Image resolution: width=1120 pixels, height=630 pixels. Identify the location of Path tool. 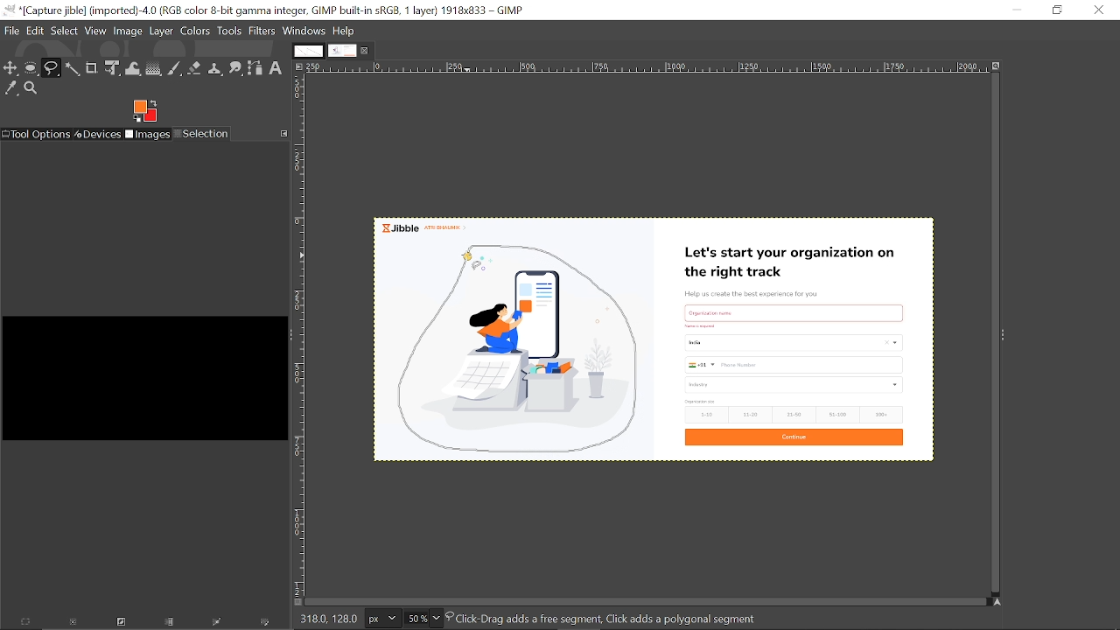
(256, 68).